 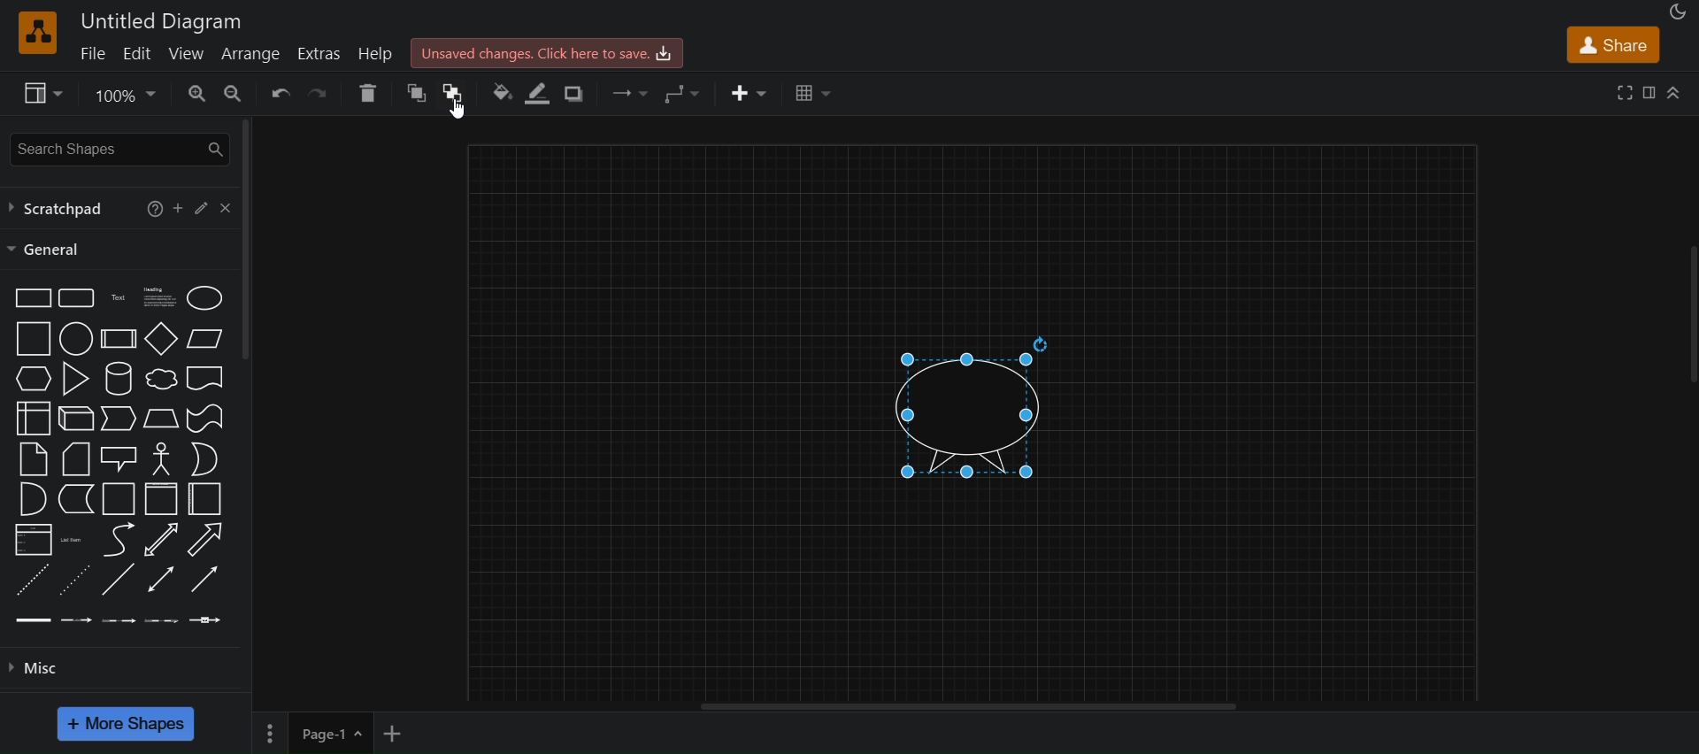 What do you see at coordinates (750, 91) in the screenshot?
I see `insert` at bounding box center [750, 91].